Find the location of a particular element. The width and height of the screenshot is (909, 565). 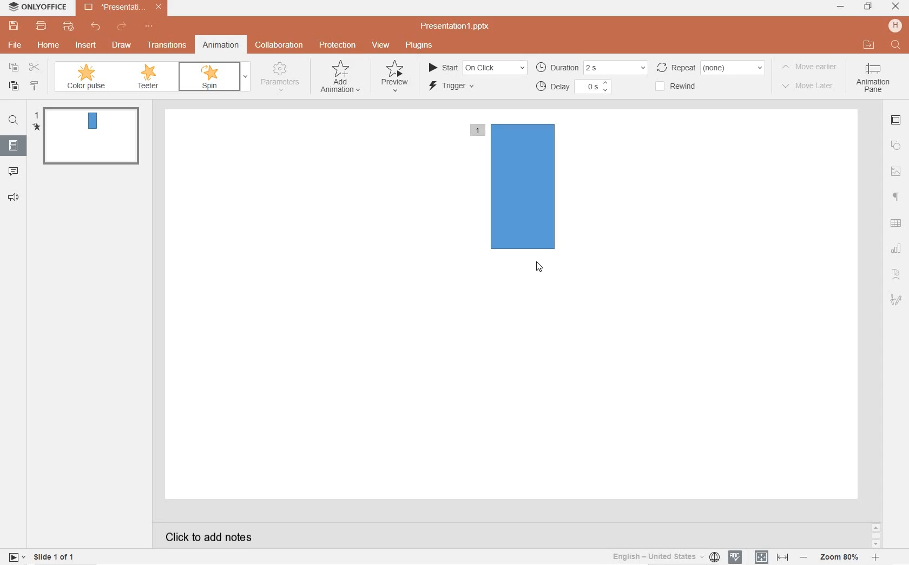

duration is located at coordinates (591, 67).